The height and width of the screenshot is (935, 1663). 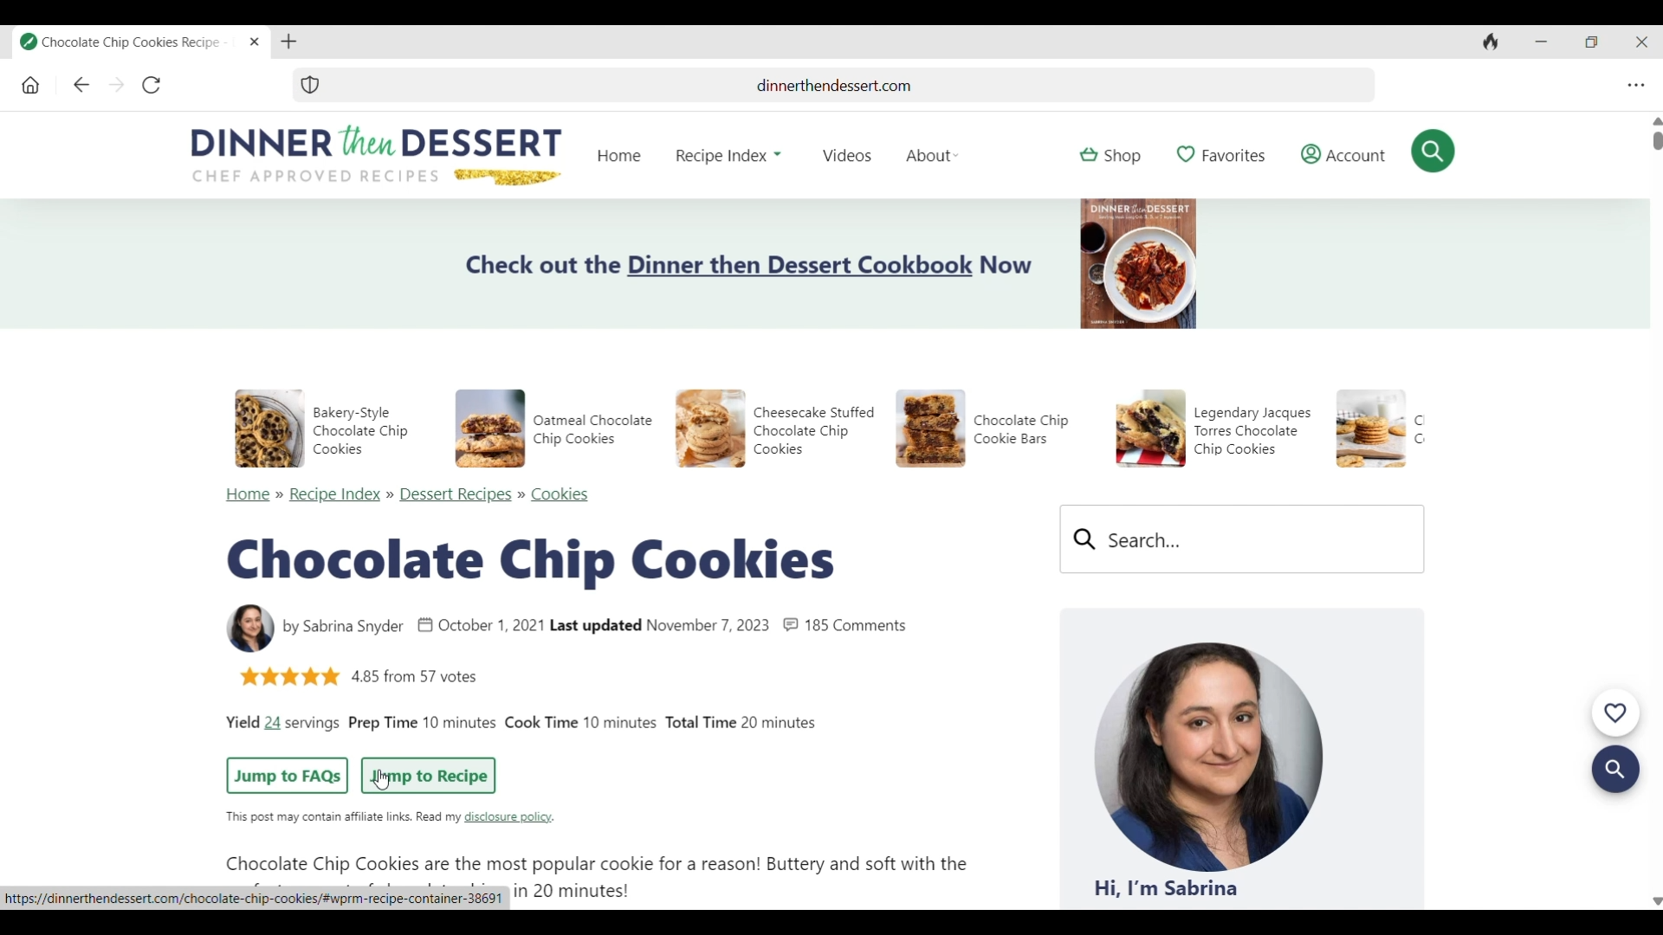 I want to click on 185 Comments, so click(x=857, y=626).